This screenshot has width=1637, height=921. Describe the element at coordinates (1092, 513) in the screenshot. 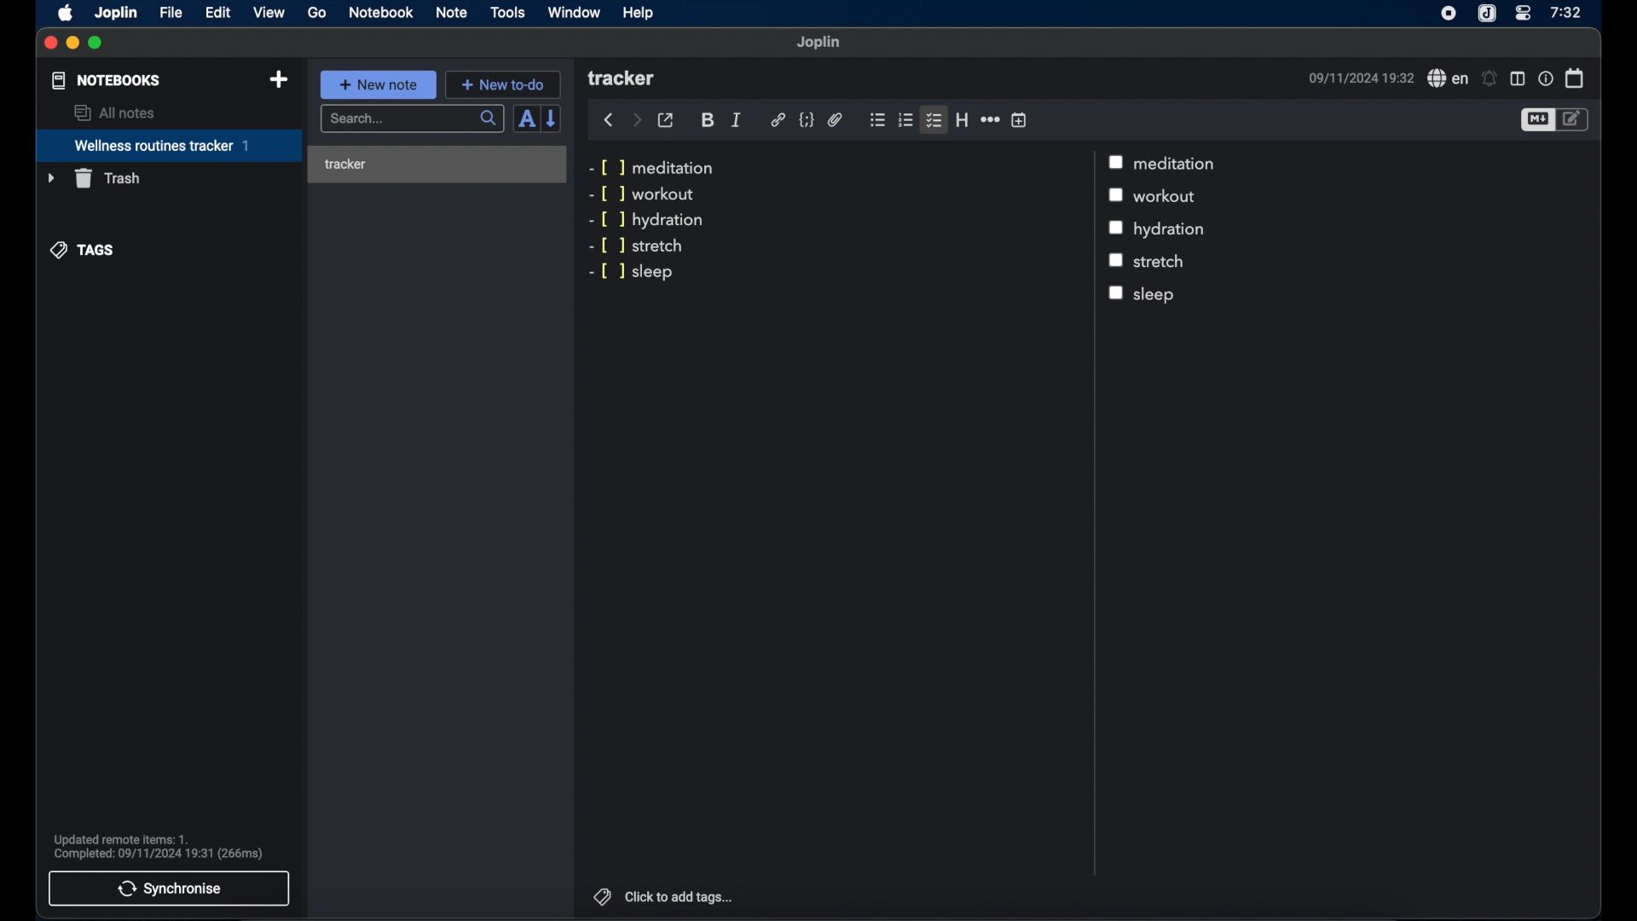

I see `Scroll bar` at that location.